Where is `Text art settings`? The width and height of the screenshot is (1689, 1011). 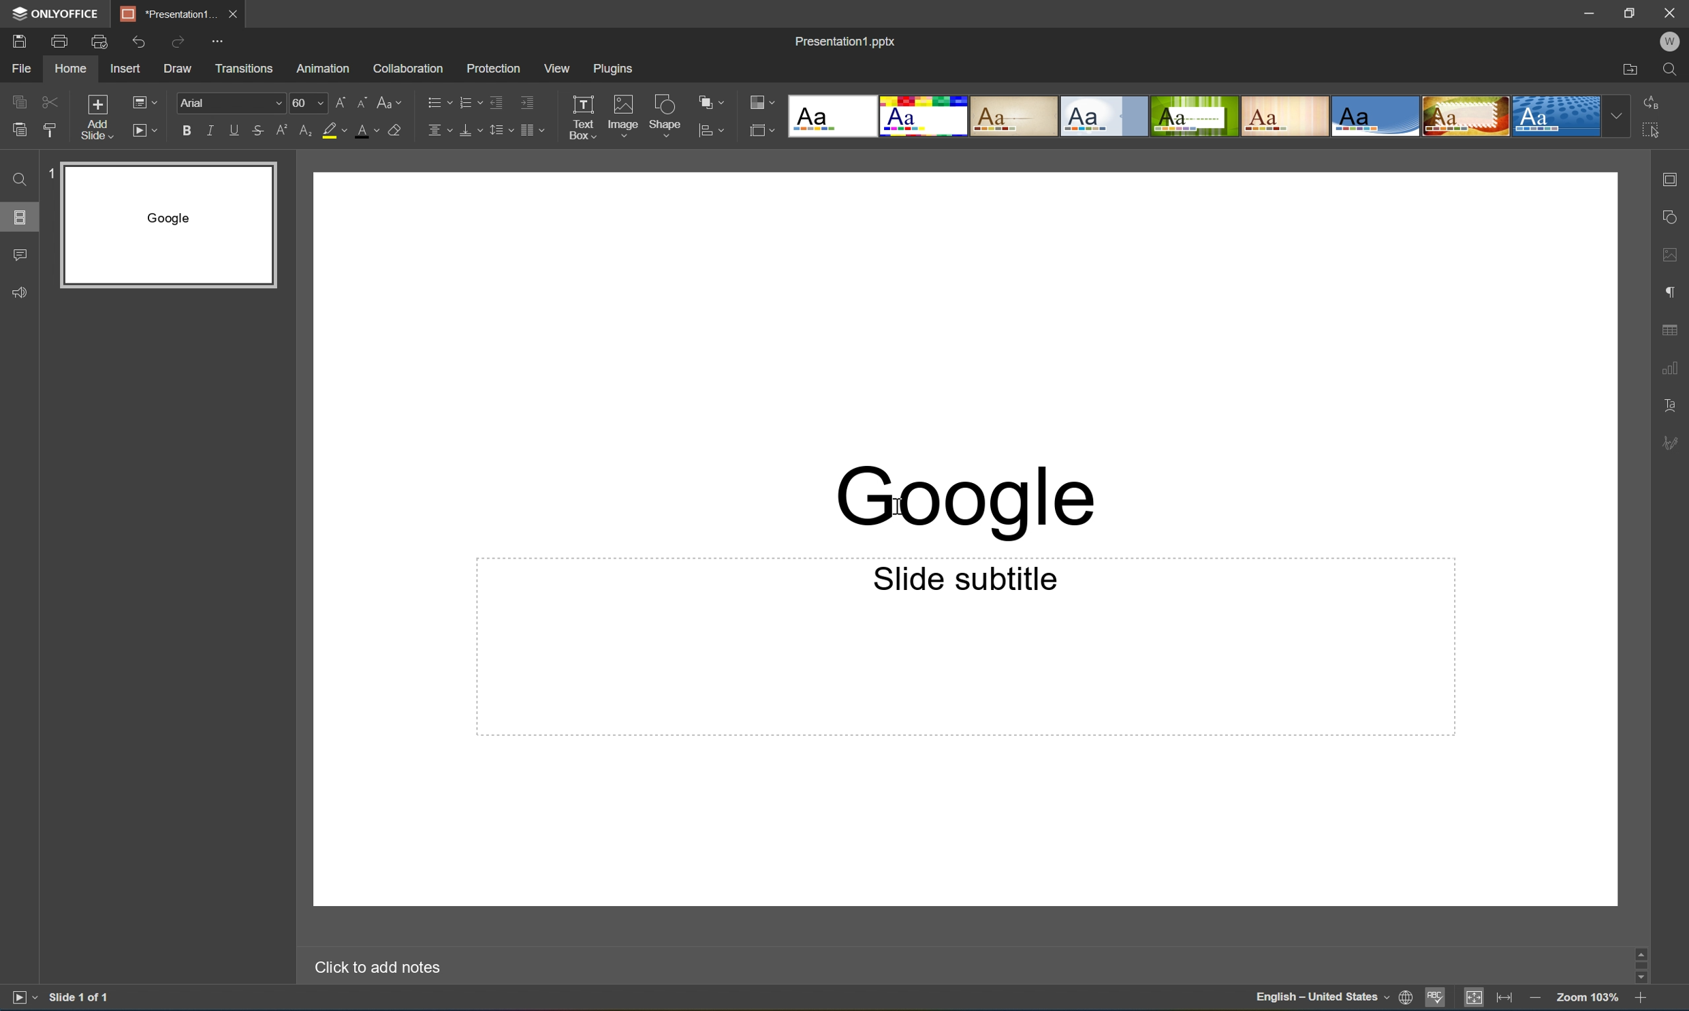
Text art settings is located at coordinates (1675, 403).